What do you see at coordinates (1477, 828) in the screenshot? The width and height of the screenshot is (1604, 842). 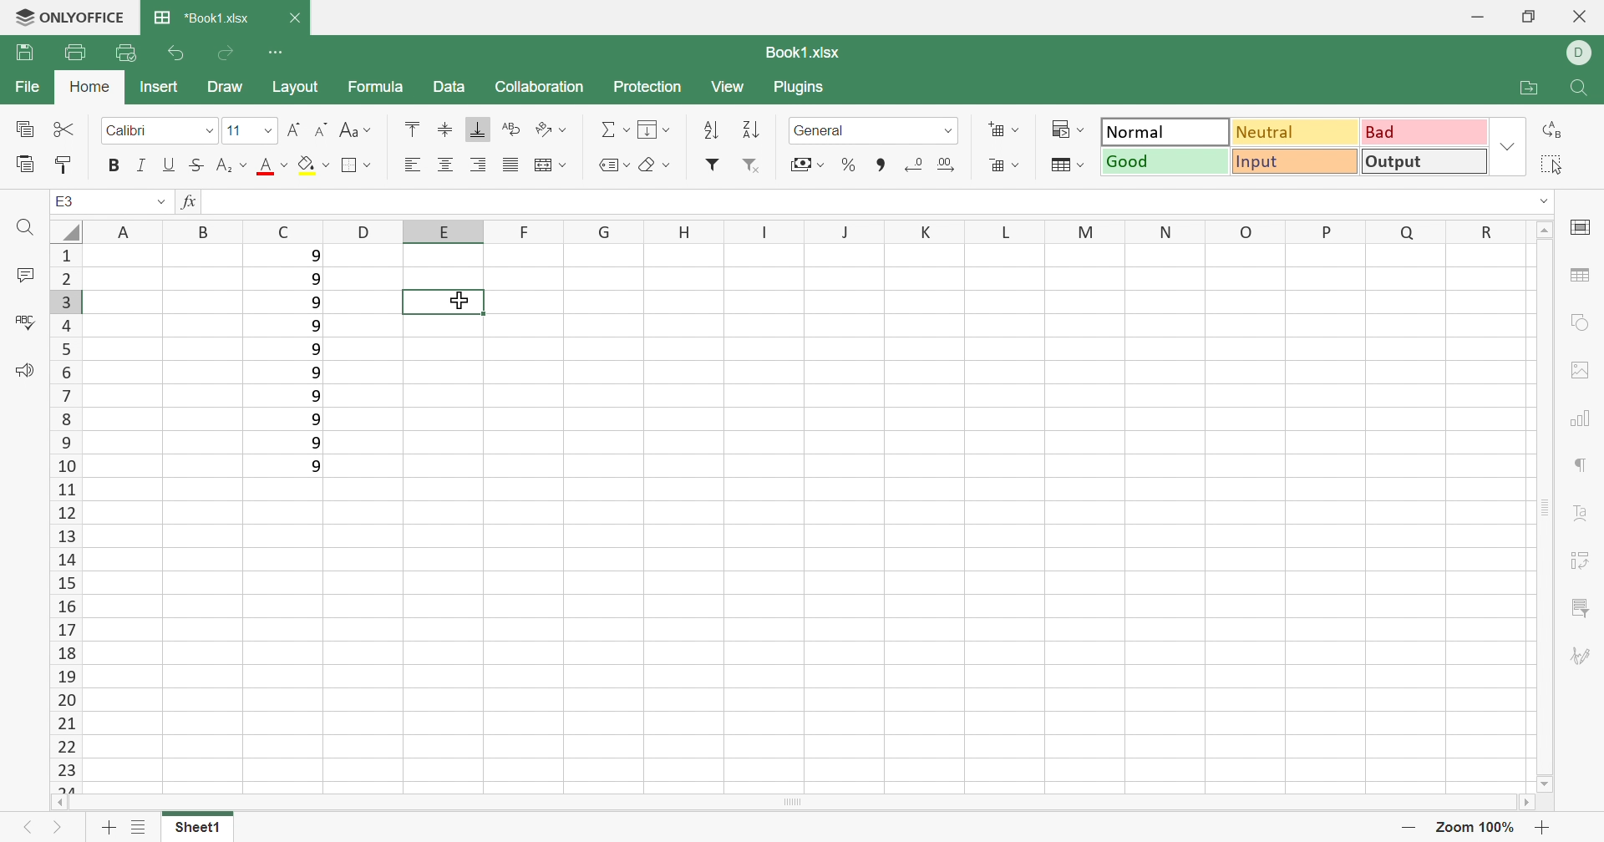 I see `Zoom 100%` at bounding box center [1477, 828].